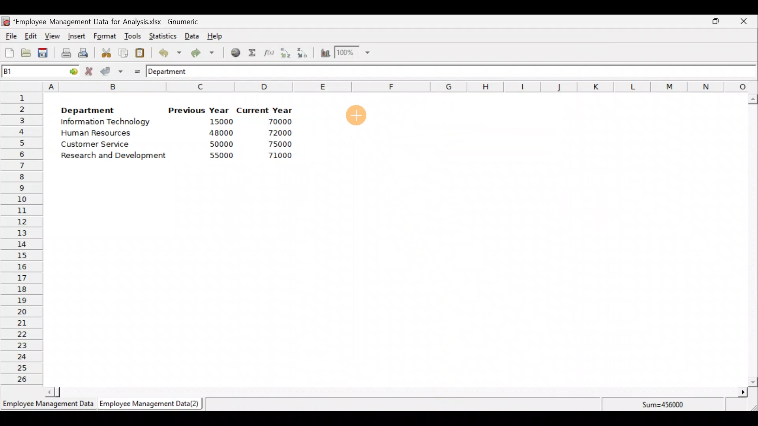 This screenshot has height=426, width=758. Describe the element at coordinates (277, 122) in the screenshot. I see `70000` at that location.